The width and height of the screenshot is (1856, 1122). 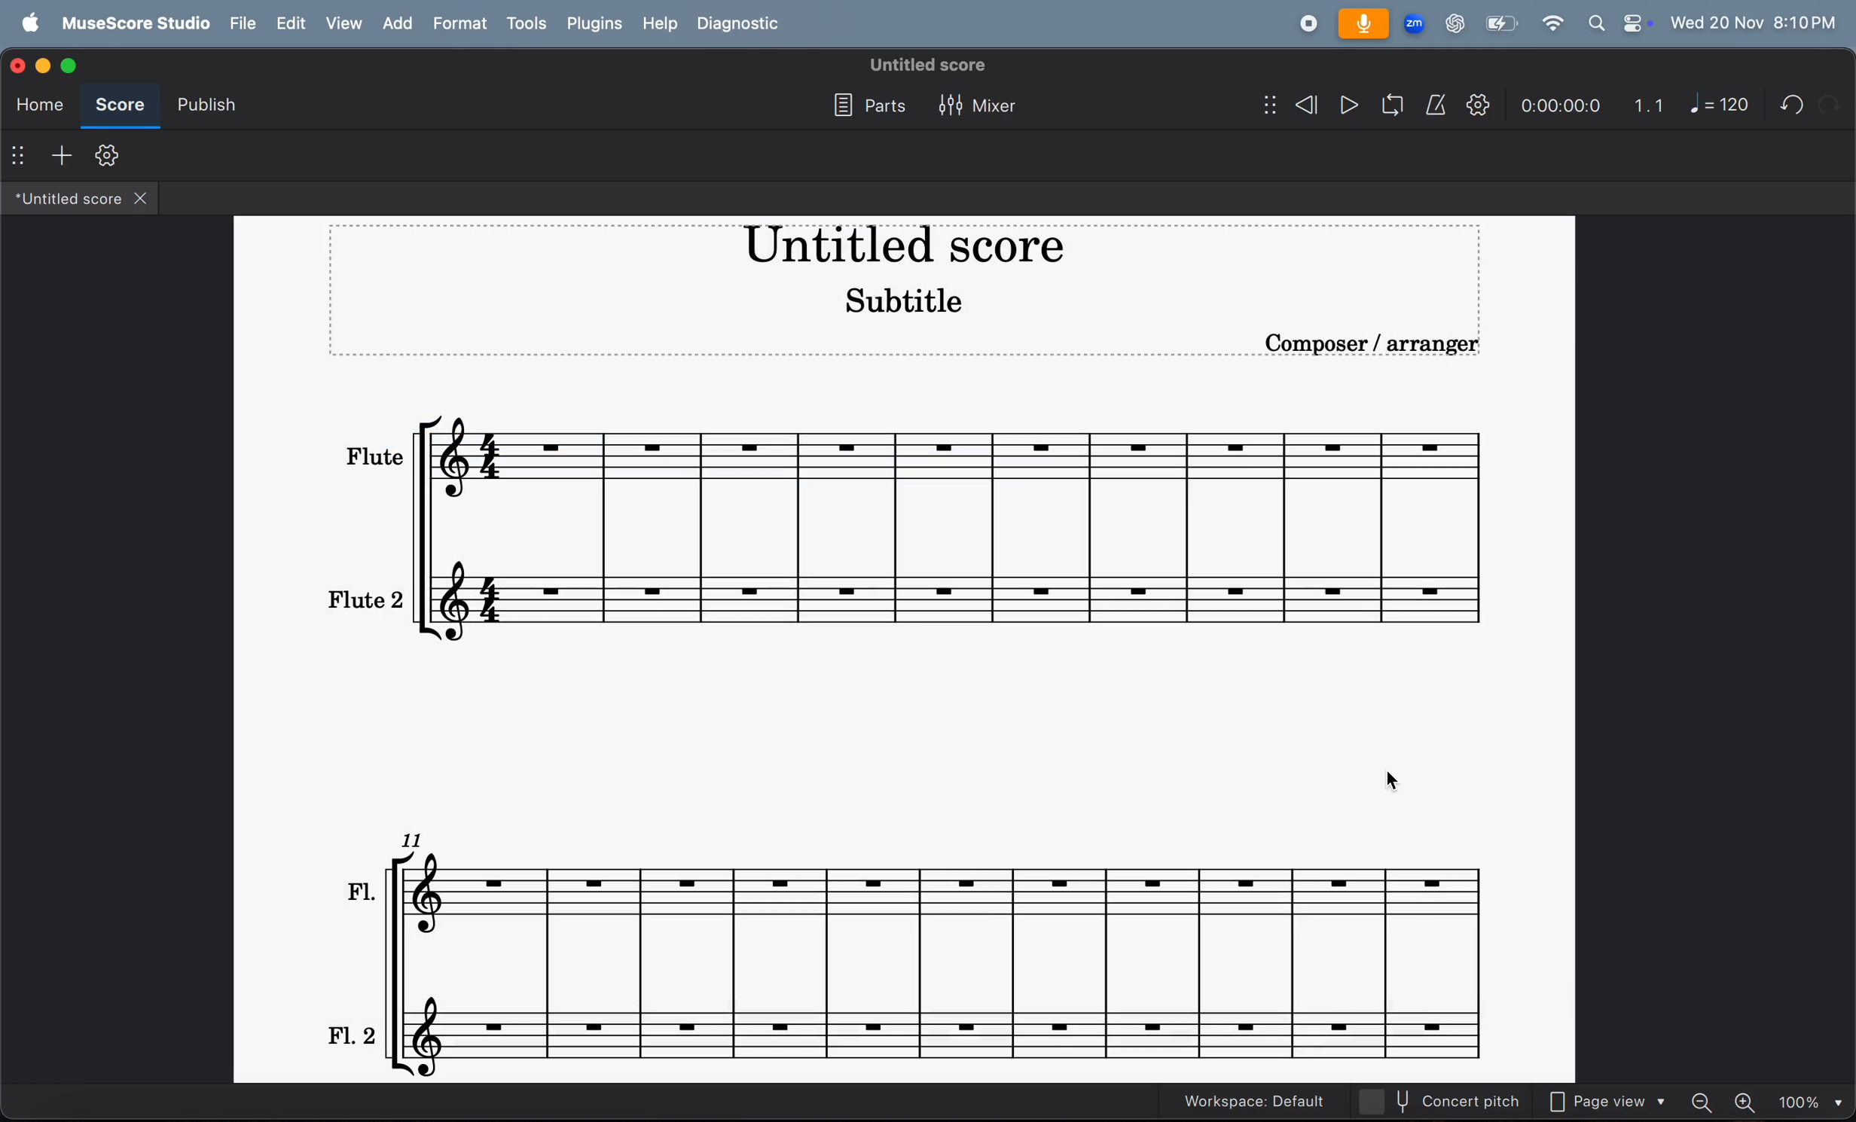 I want to click on close, so click(x=148, y=199).